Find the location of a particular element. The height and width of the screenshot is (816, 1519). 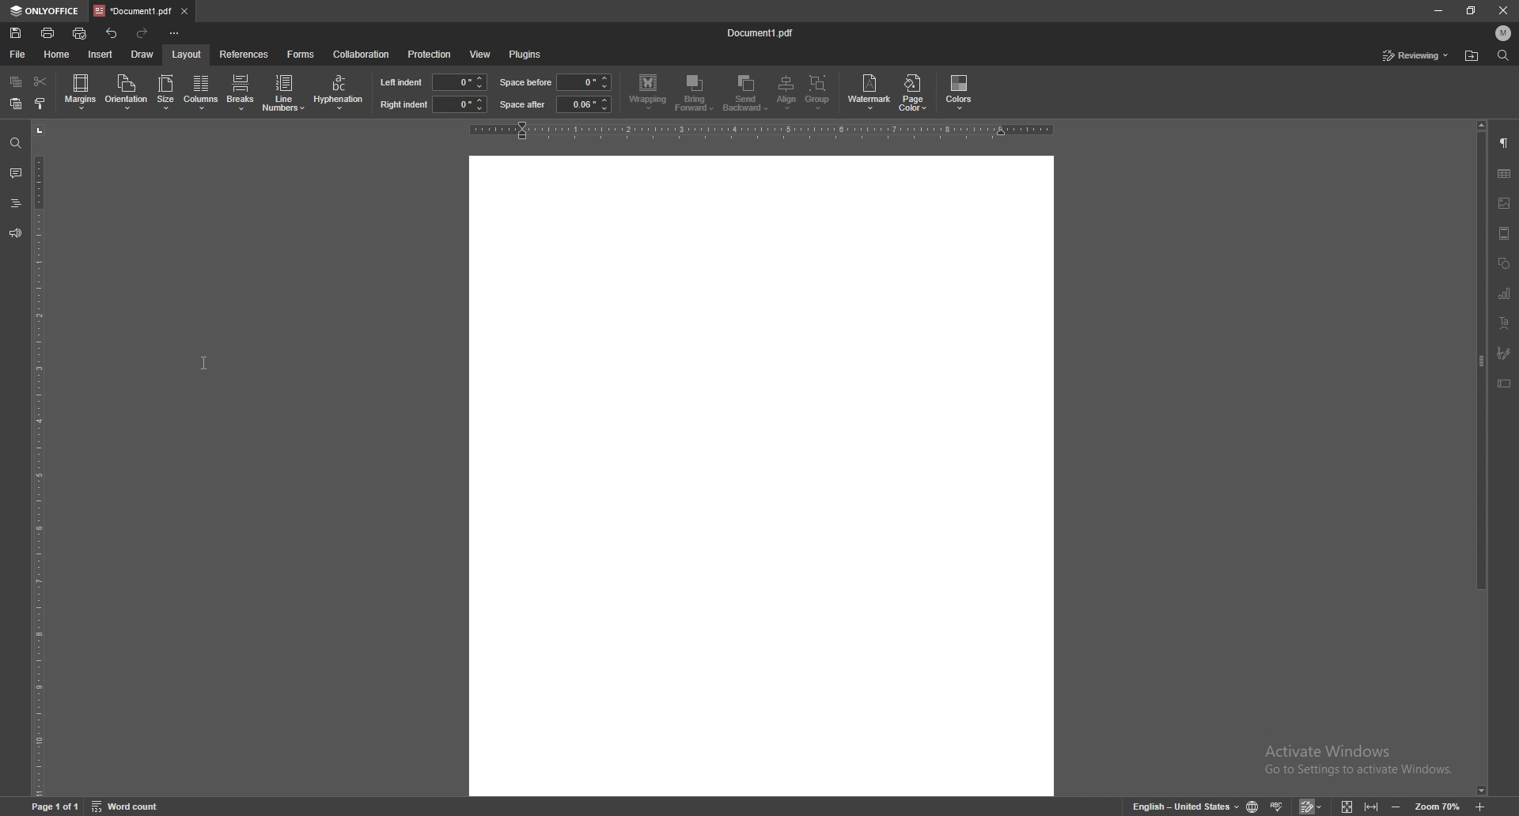

find is located at coordinates (15, 144).